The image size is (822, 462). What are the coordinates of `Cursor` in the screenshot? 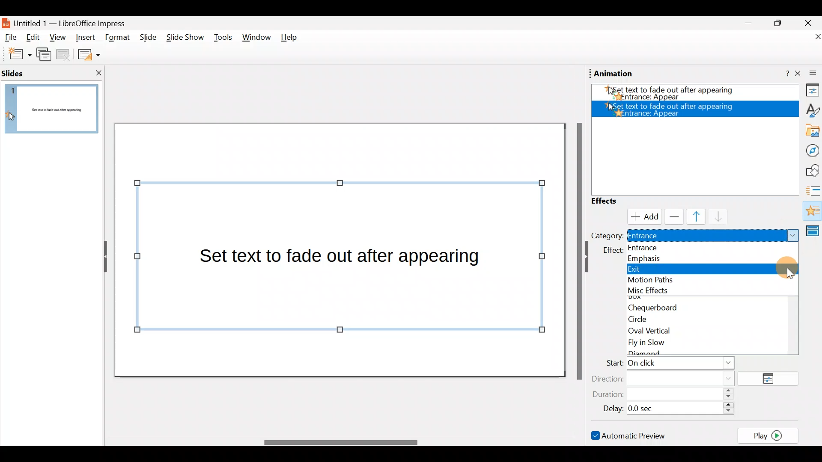 It's located at (642, 217).